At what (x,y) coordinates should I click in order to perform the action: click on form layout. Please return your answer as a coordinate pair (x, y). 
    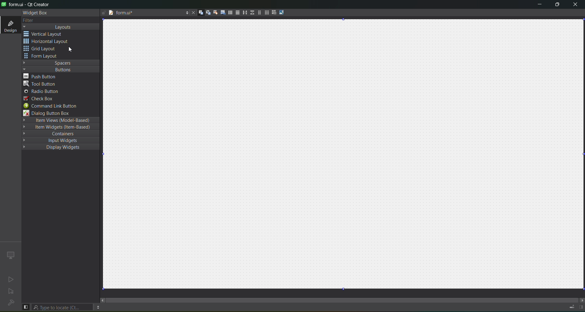
    Looking at the image, I should click on (42, 56).